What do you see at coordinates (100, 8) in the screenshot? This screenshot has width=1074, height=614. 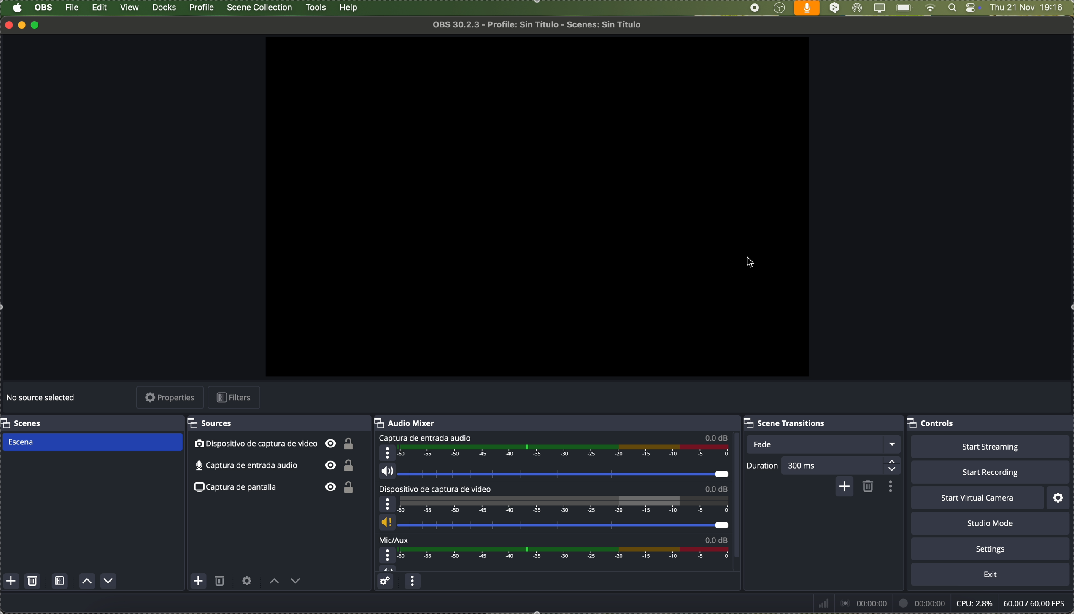 I see `edit` at bounding box center [100, 8].